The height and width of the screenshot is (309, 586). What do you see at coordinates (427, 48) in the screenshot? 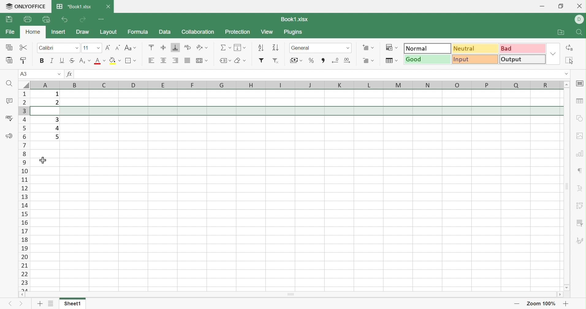
I see `Normal` at bounding box center [427, 48].